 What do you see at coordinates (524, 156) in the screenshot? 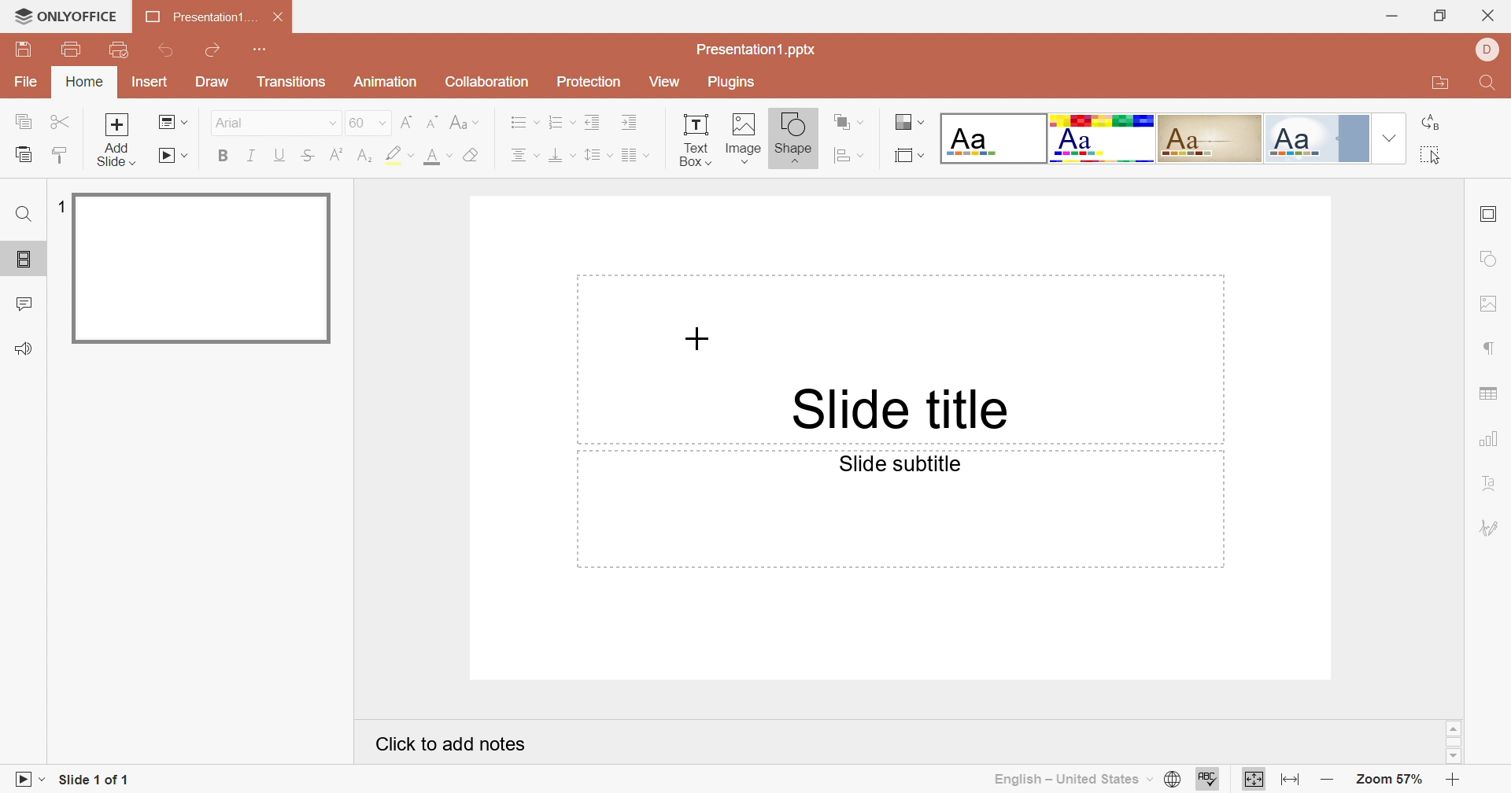
I see `Horizontal align` at bounding box center [524, 156].